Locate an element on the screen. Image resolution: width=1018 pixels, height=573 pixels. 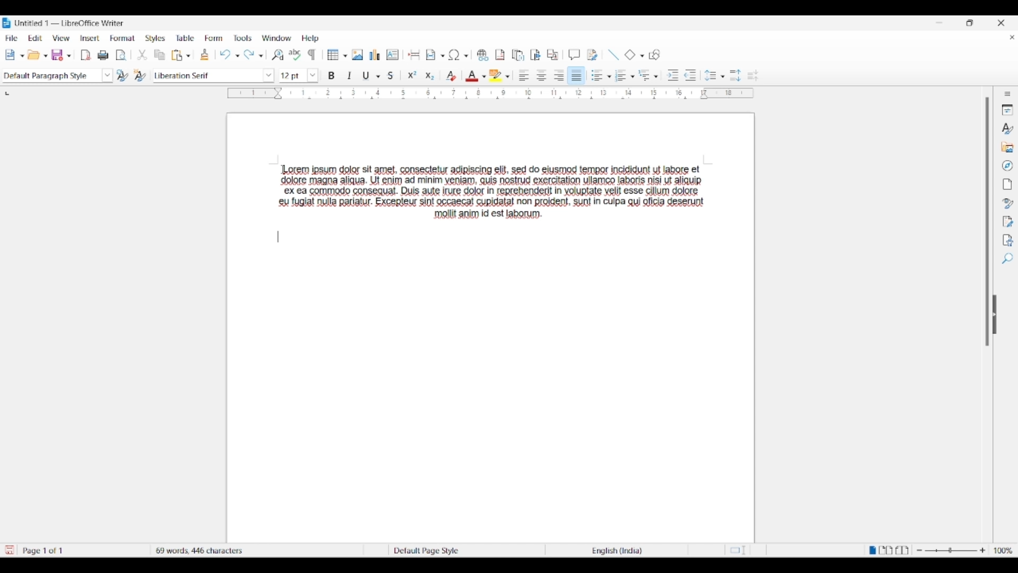
Italic is located at coordinates (350, 75).